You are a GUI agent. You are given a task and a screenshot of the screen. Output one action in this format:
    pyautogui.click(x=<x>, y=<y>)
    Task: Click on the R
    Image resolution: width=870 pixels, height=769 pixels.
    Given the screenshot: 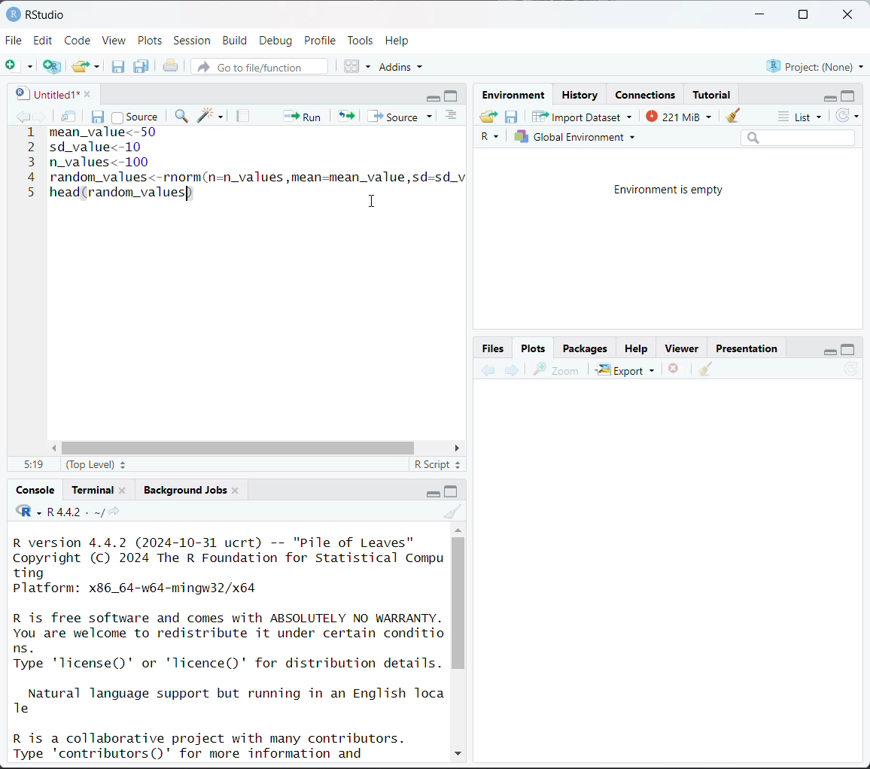 What is the action you would take?
    pyautogui.click(x=492, y=138)
    